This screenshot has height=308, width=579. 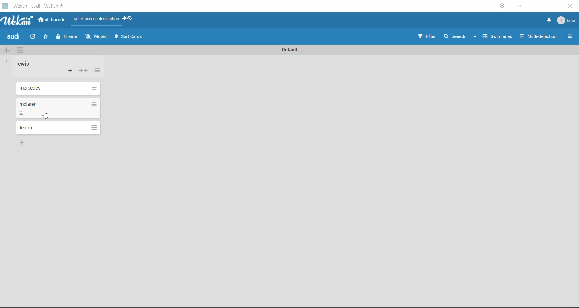 I want to click on add card, so click(x=71, y=71).